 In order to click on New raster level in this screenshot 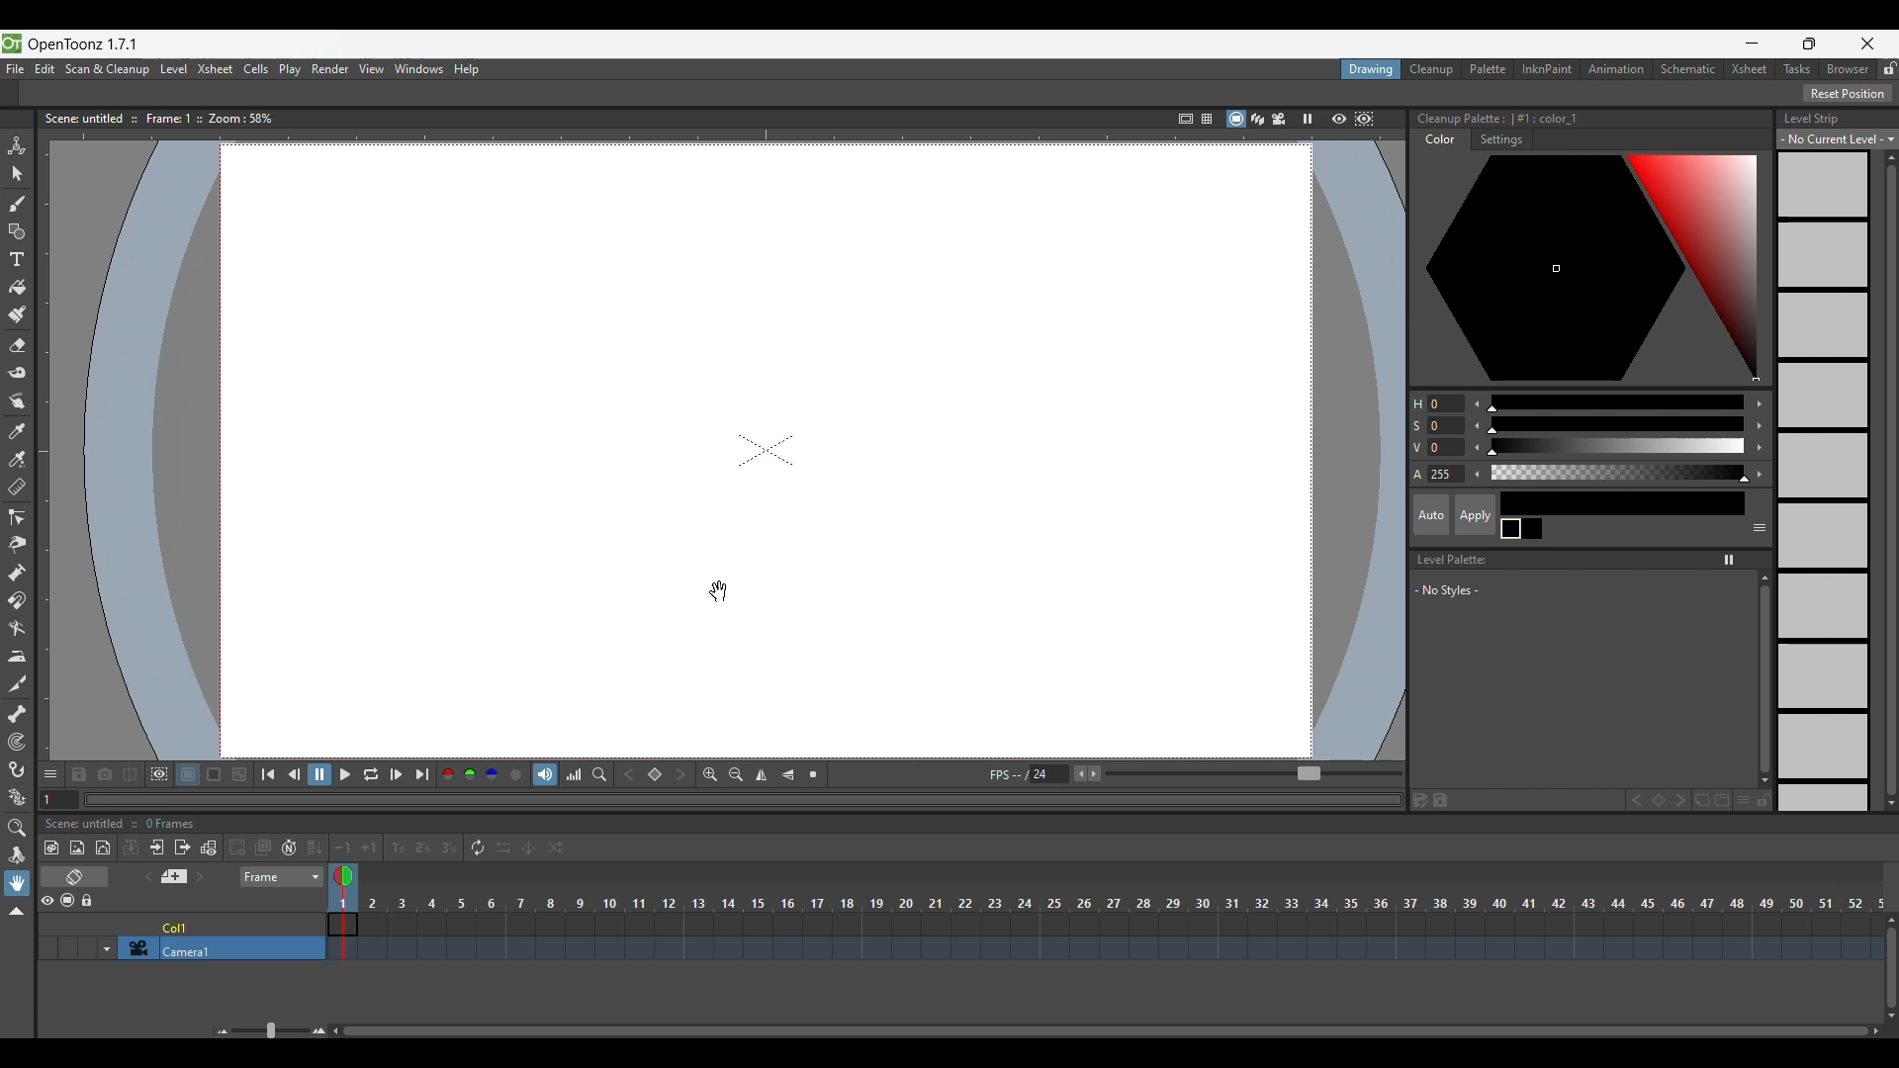, I will do `click(76, 846)`.